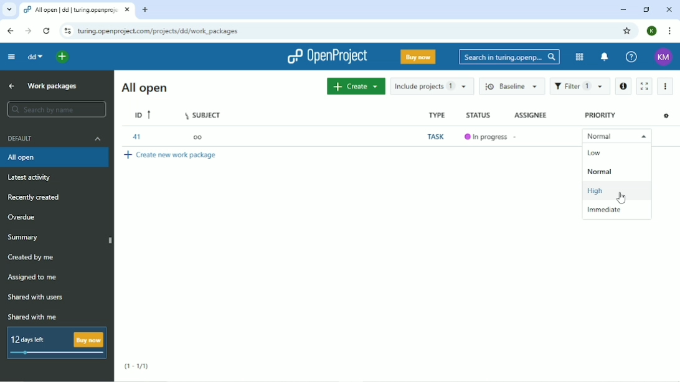  Describe the element at coordinates (57, 109) in the screenshot. I see `Search by name` at that location.